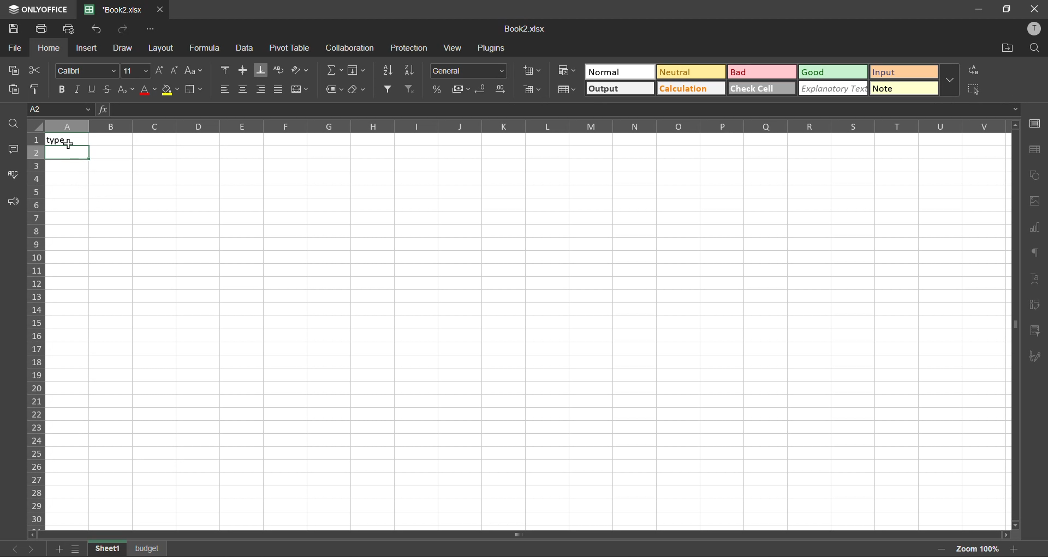 This screenshot has height=557, width=1048. Describe the element at coordinates (410, 70) in the screenshot. I see `sort descending` at that location.